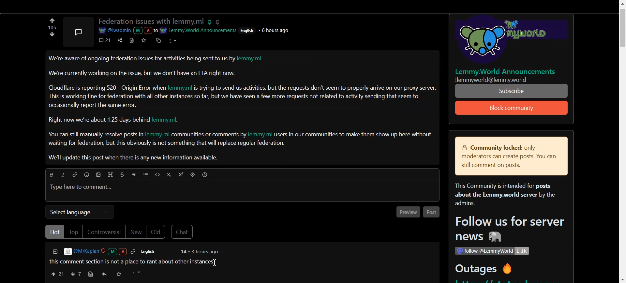 This screenshot has height=283, width=626. Describe the element at coordinates (88, 175) in the screenshot. I see `Emoji` at that location.